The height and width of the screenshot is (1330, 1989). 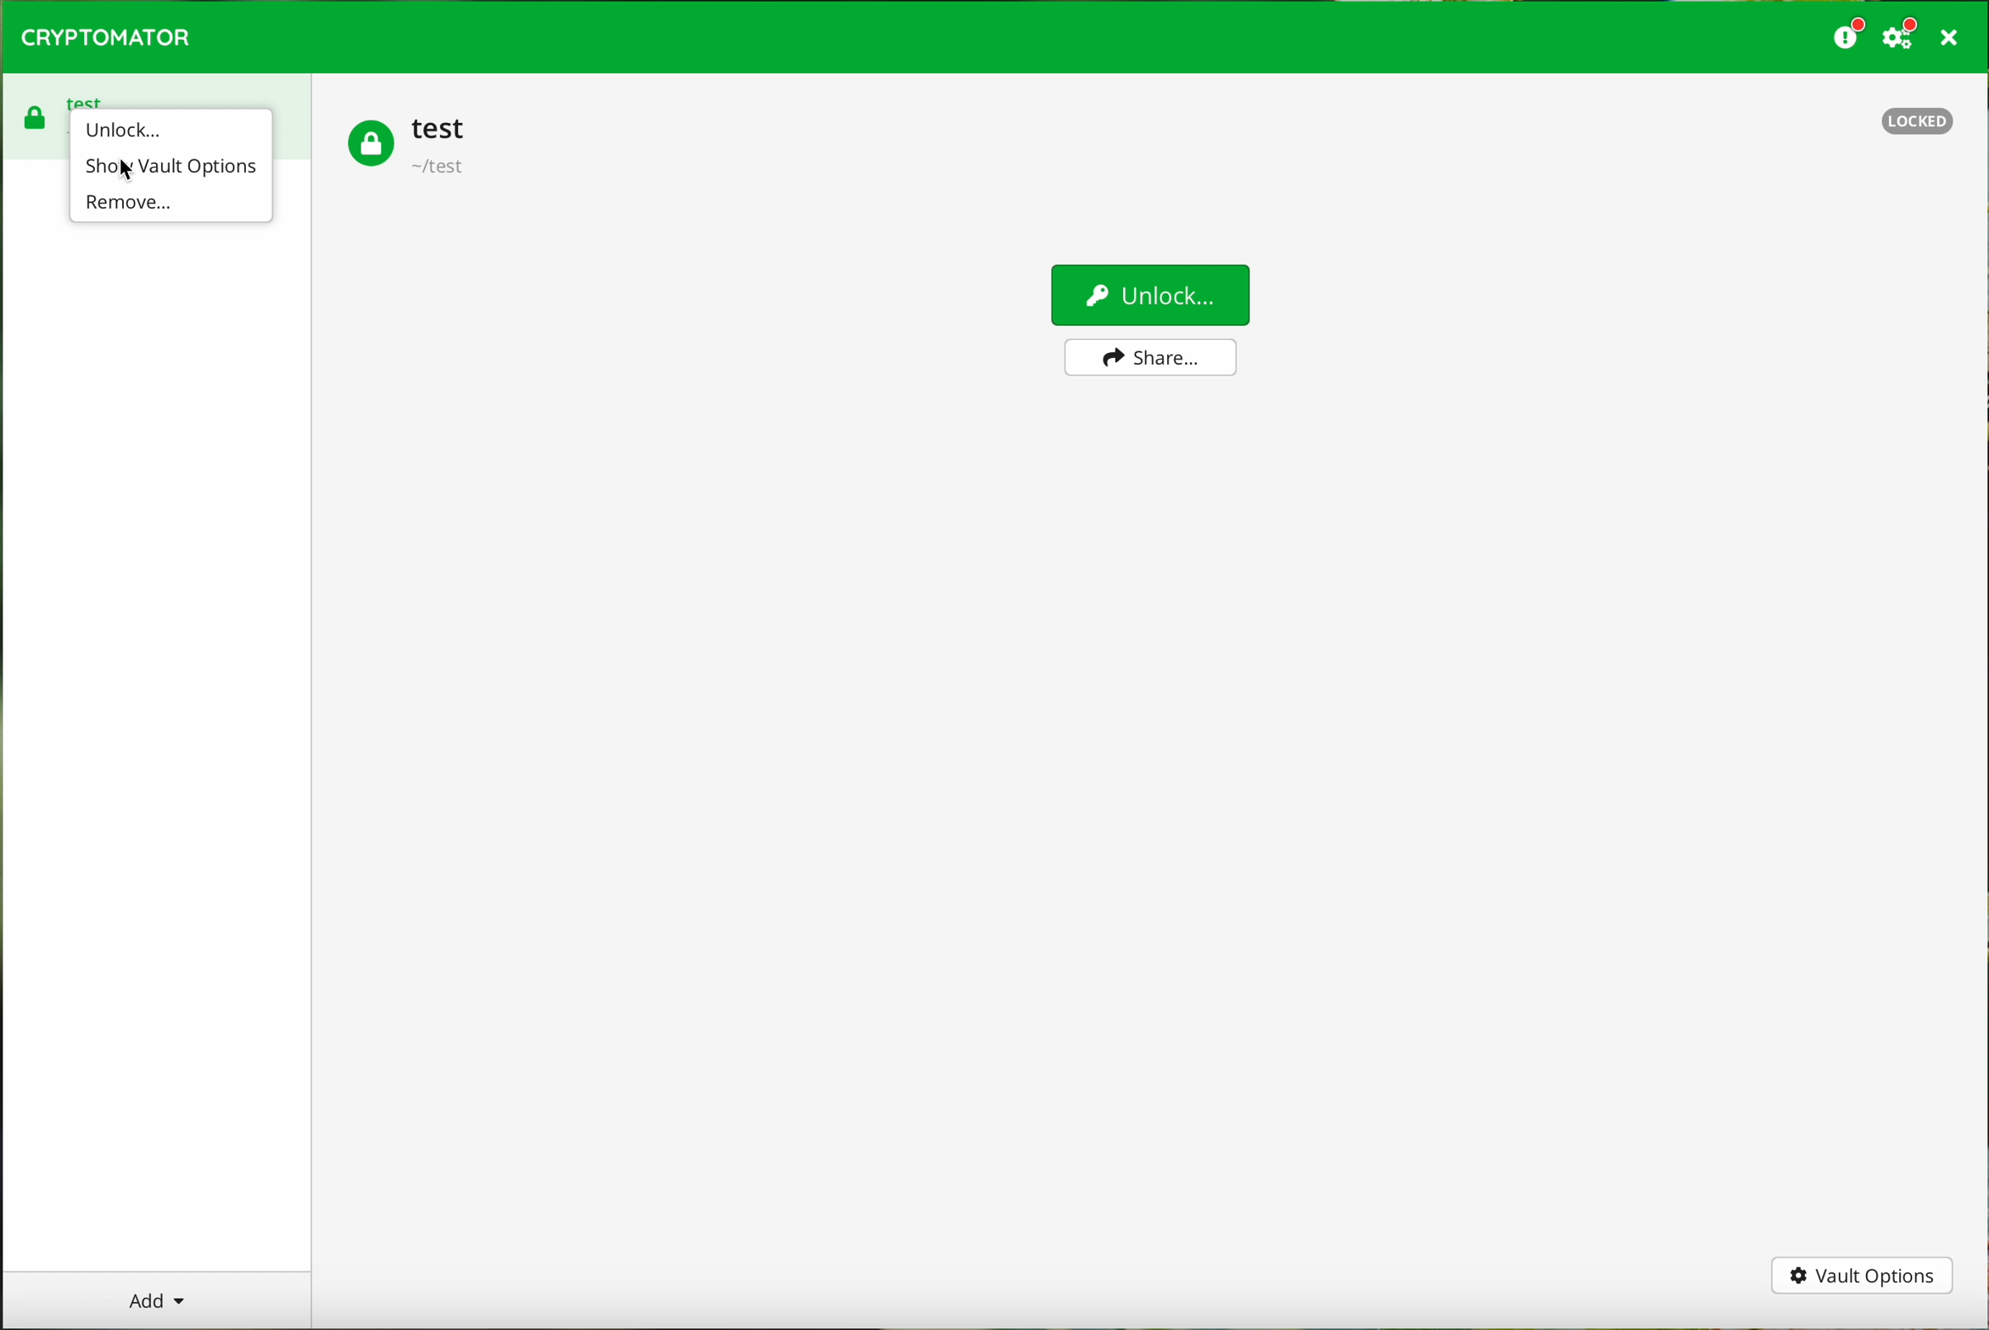 I want to click on vault options, so click(x=1863, y=1277).